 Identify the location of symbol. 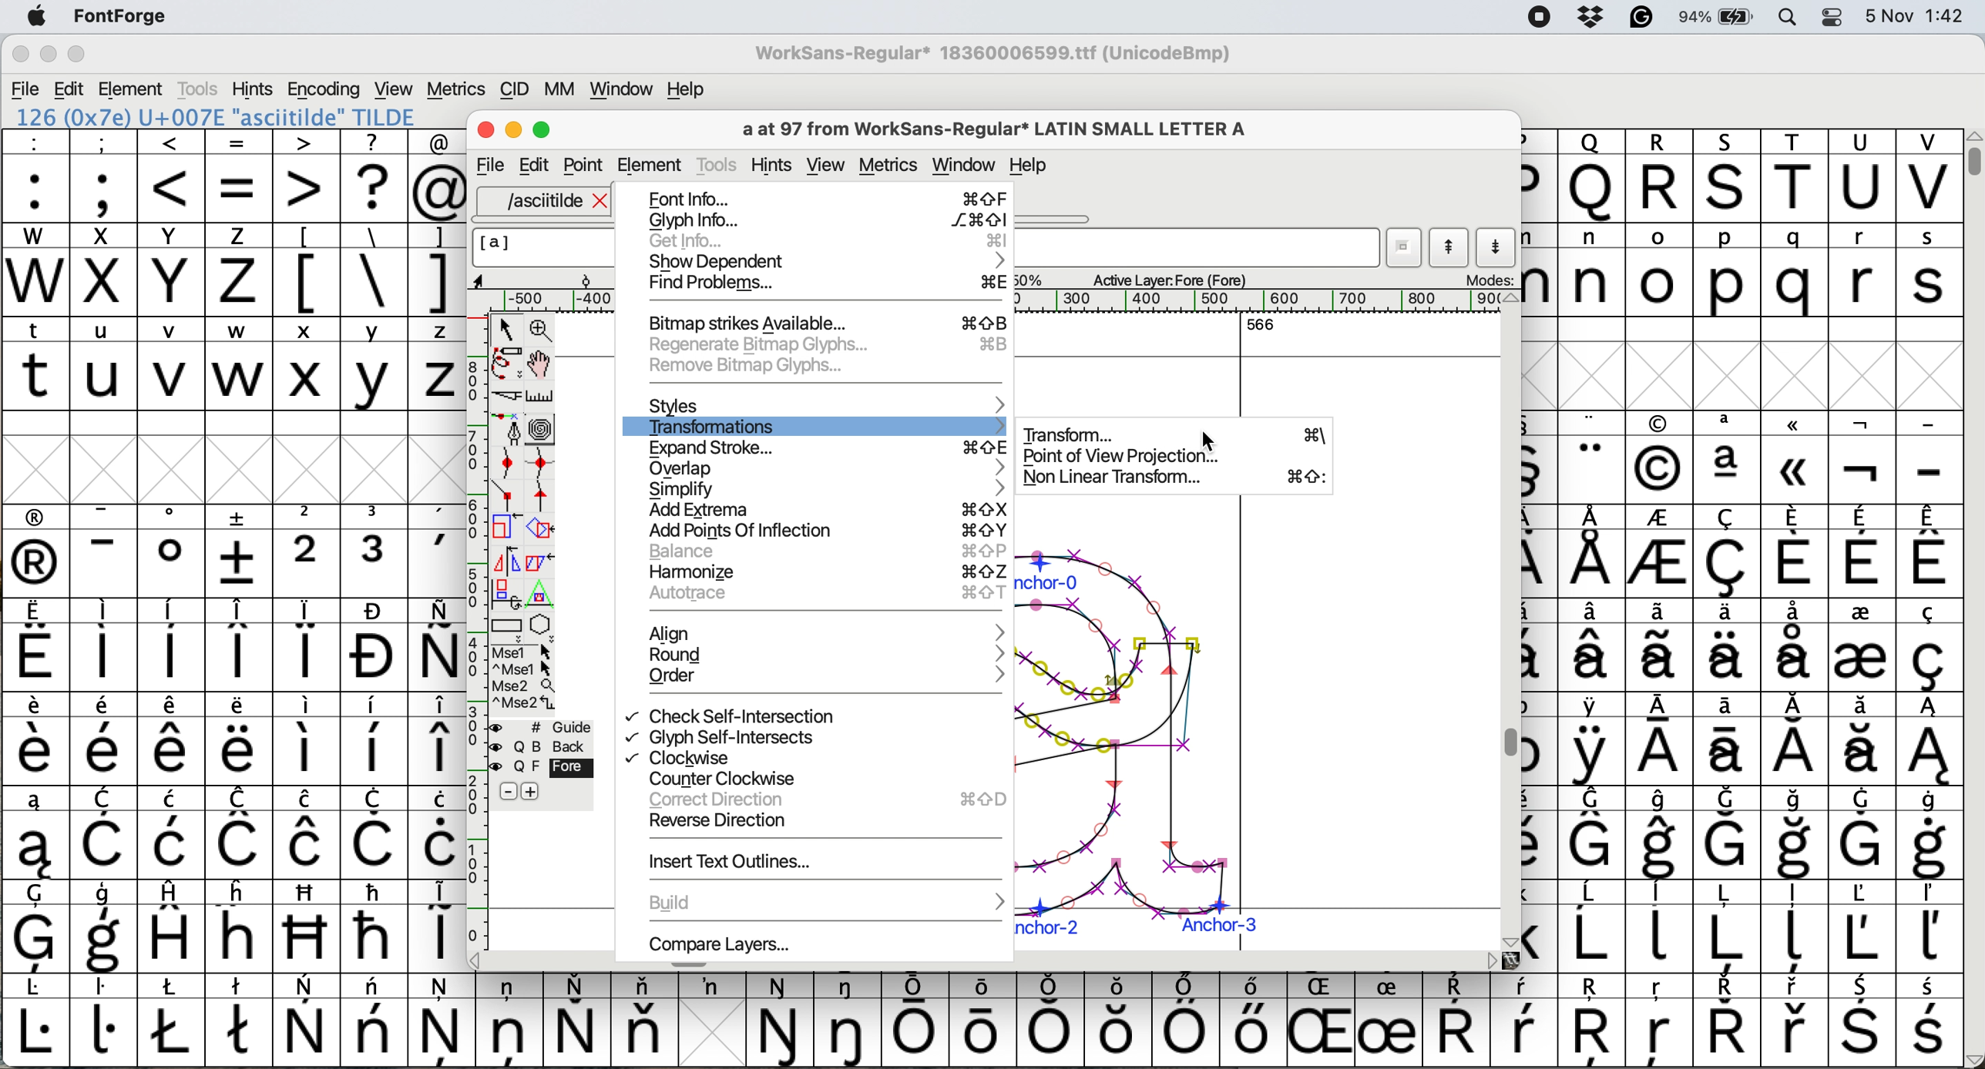
(37, 551).